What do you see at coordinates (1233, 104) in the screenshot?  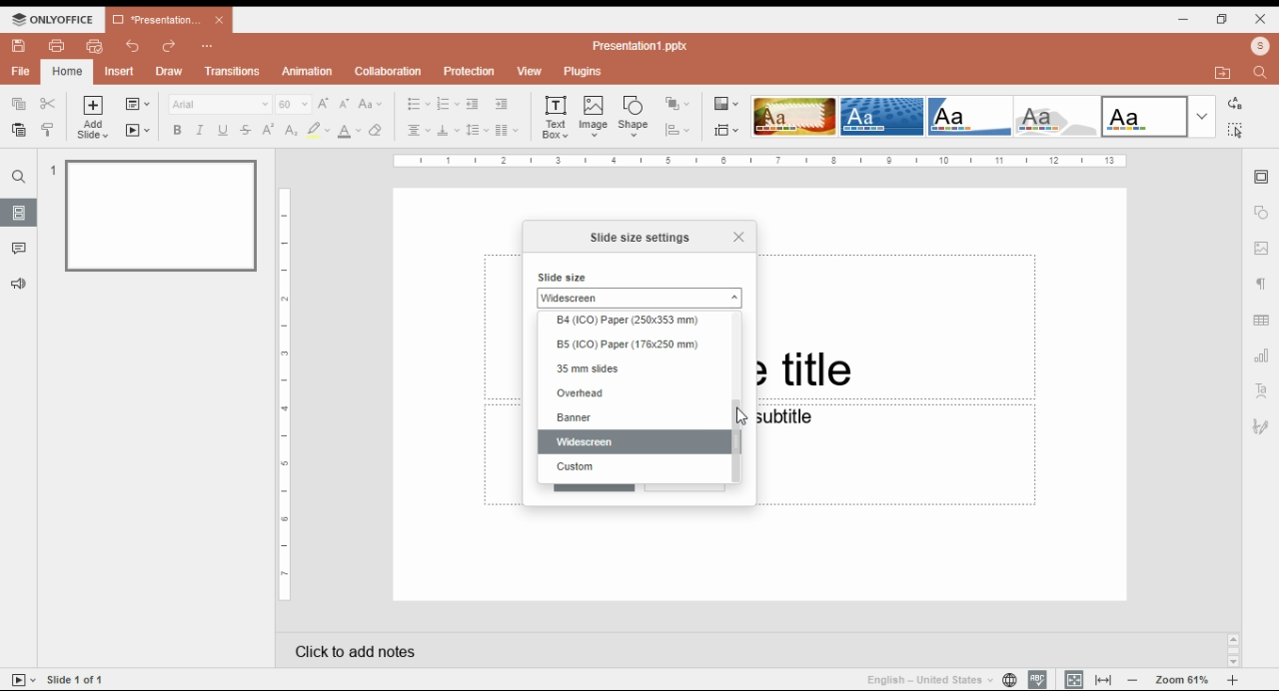 I see `replace` at bounding box center [1233, 104].